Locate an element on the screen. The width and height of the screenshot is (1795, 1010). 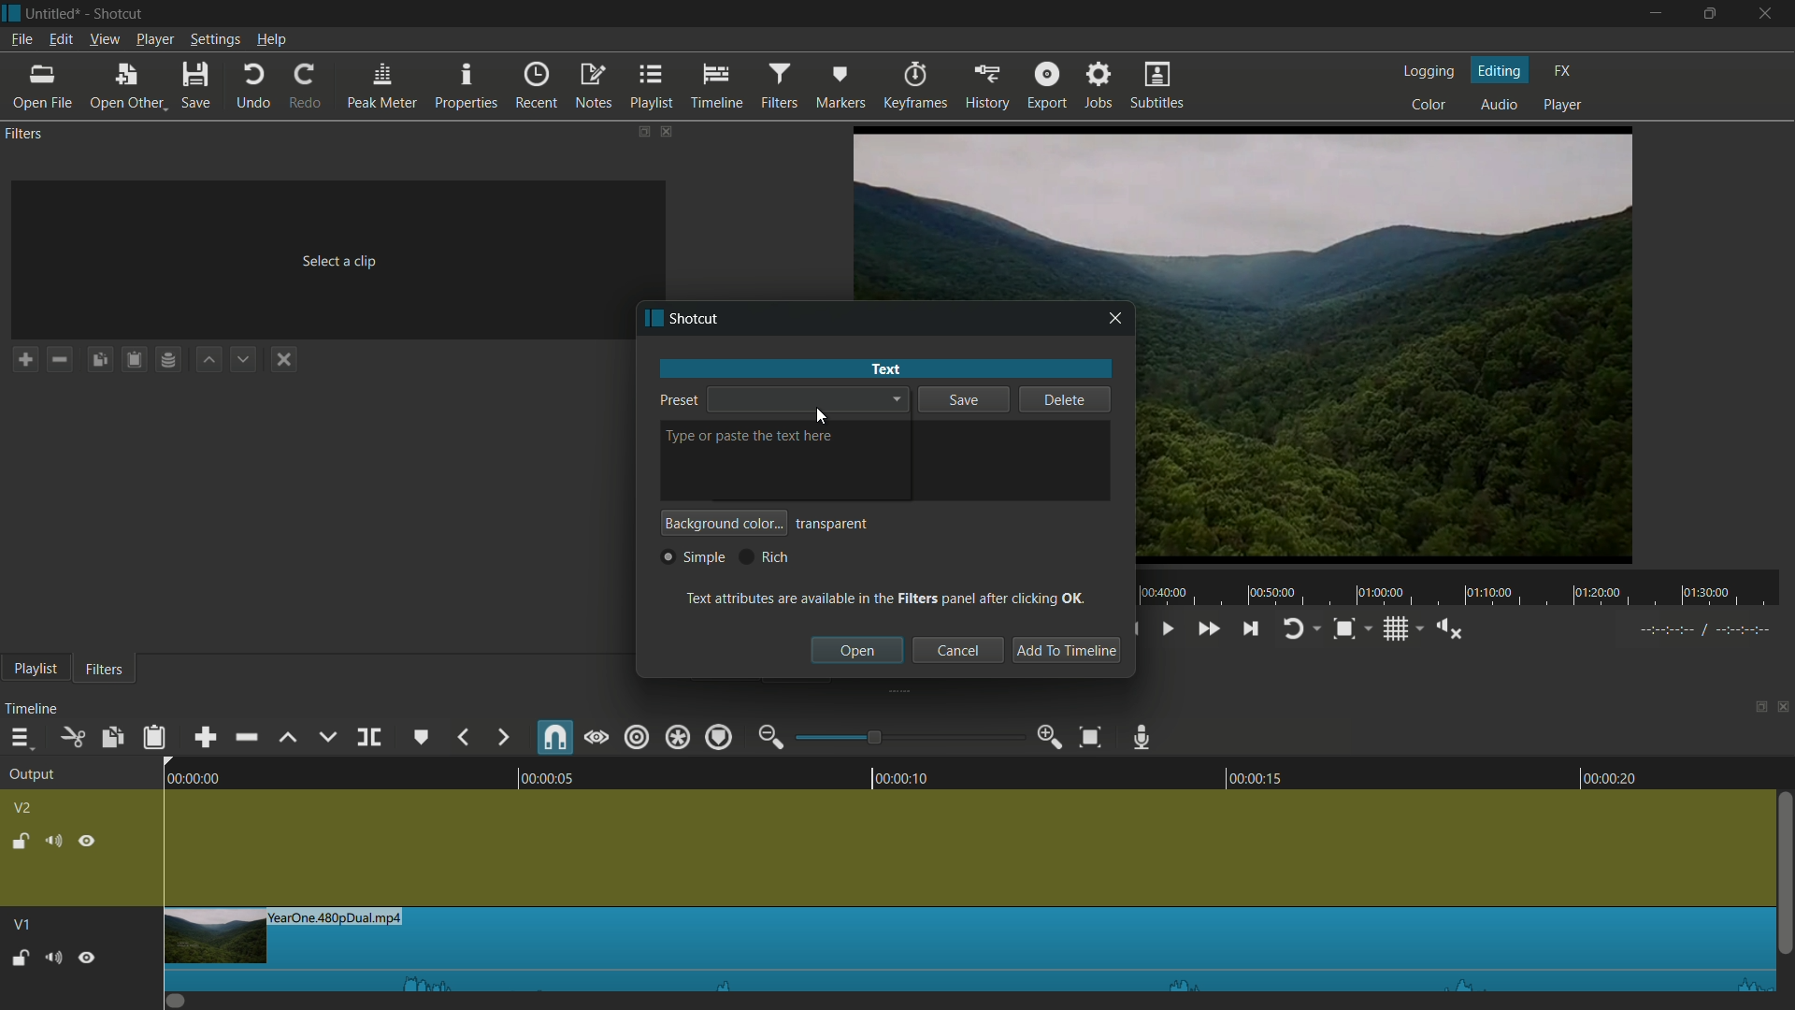
close timeline is located at coordinates (1784, 710).